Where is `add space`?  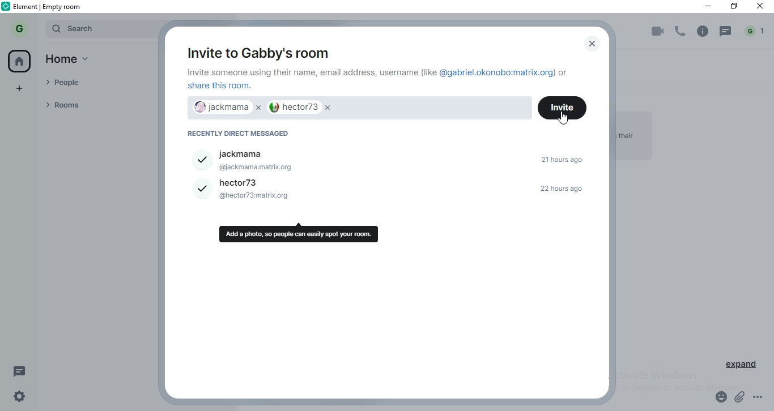 add space is located at coordinates (20, 87).